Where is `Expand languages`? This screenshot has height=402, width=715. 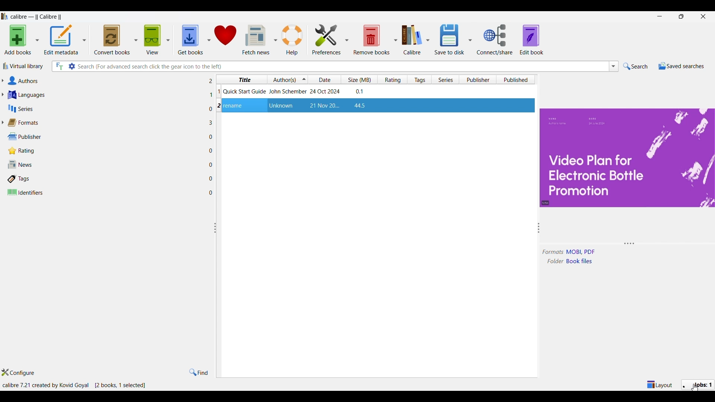
Expand languages is located at coordinates (3, 95).